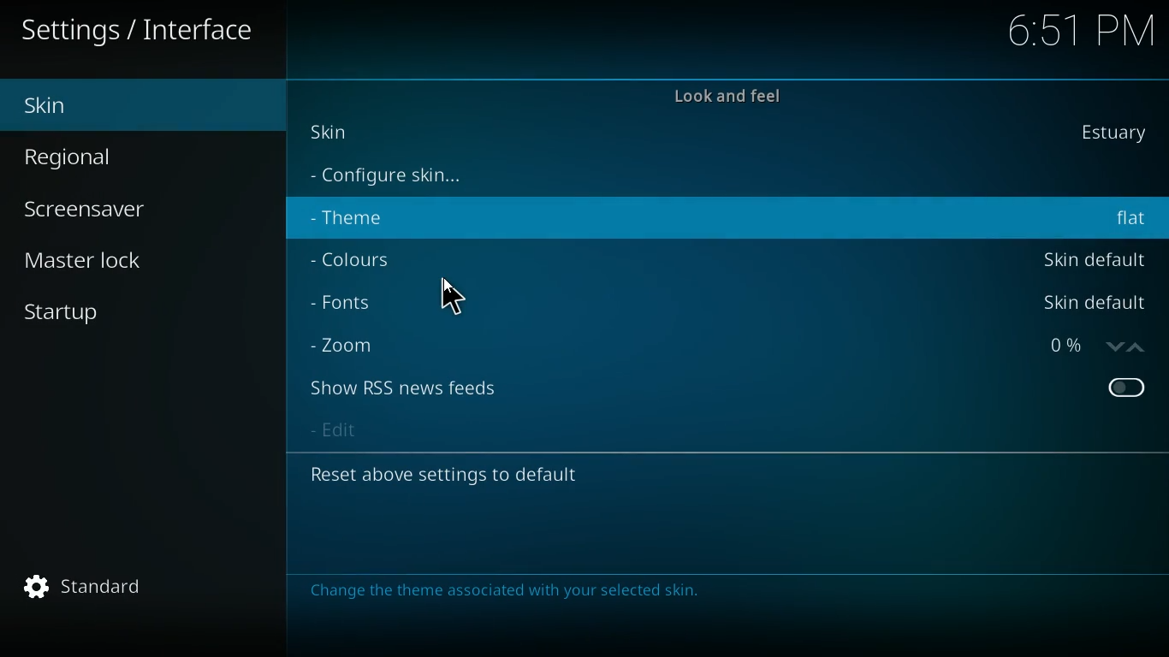 Image resolution: width=1169 pixels, height=657 pixels. I want to click on theme, so click(360, 221).